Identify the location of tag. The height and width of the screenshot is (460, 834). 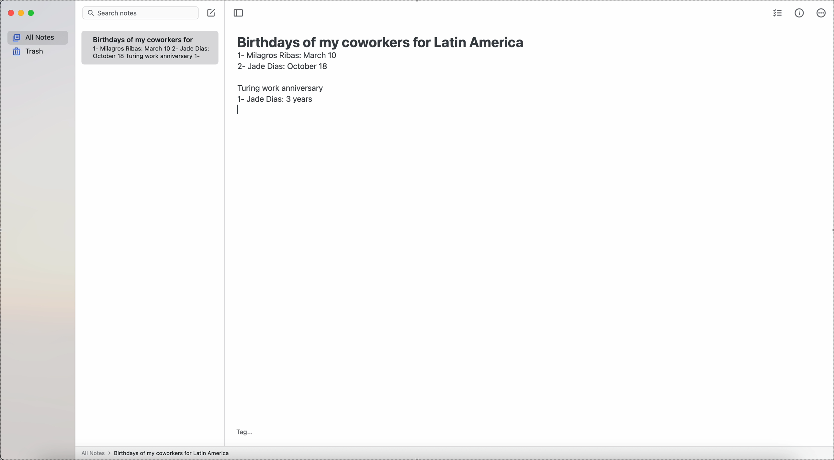
(245, 432).